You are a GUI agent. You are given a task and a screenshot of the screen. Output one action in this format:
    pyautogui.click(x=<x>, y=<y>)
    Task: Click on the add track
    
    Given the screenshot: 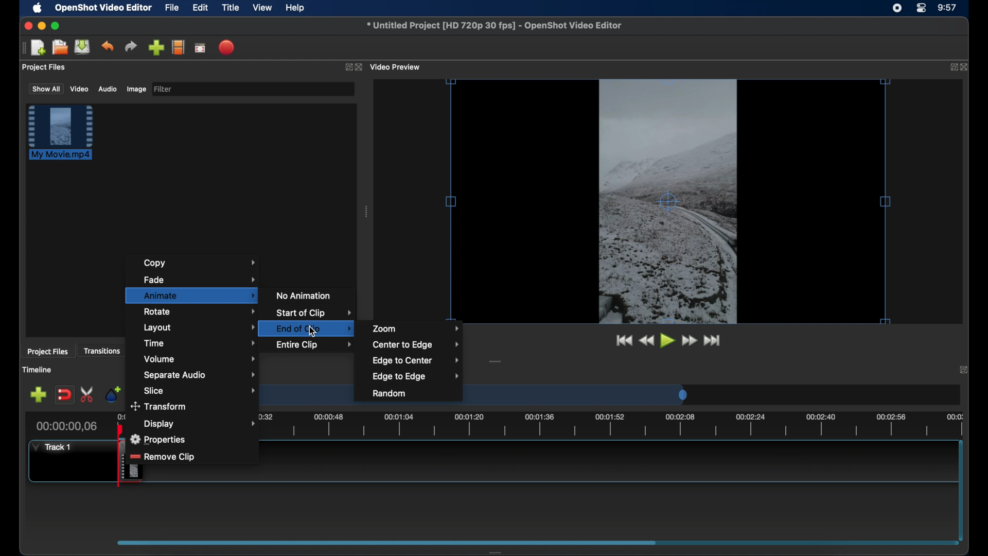 What is the action you would take?
    pyautogui.click(x=38, y=395)
    